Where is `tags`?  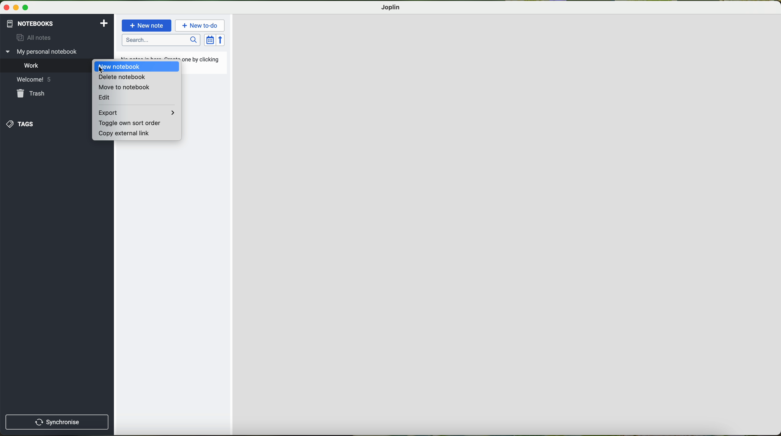
tags is located at coordinates (22, 124).